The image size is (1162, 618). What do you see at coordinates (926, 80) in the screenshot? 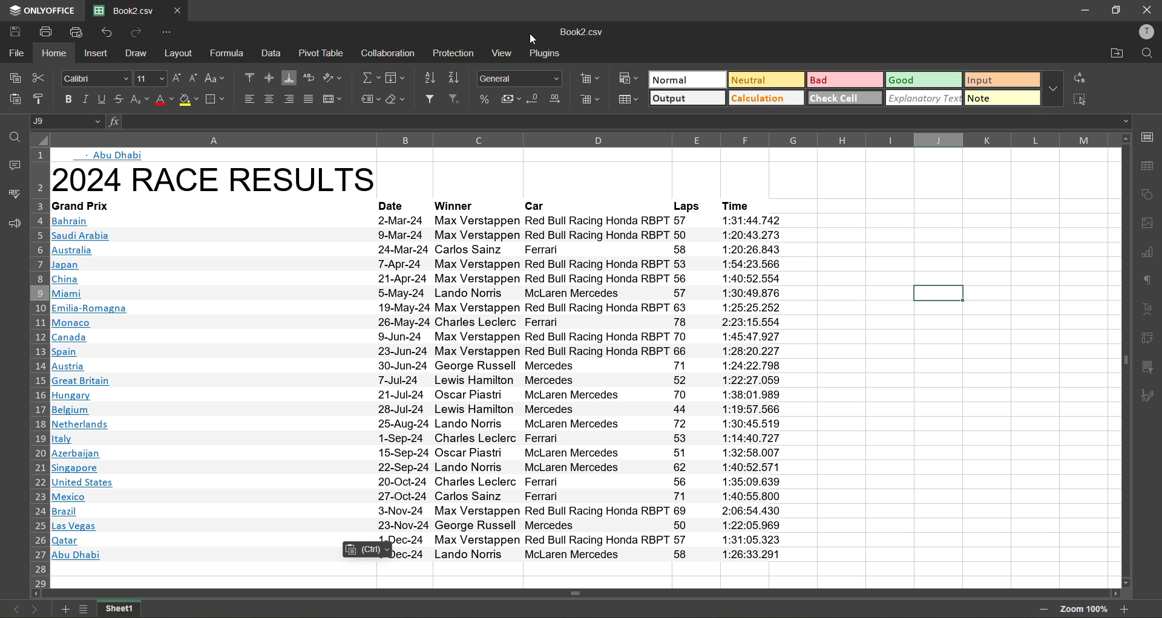
I see `good` at bounding box center [926, 80].